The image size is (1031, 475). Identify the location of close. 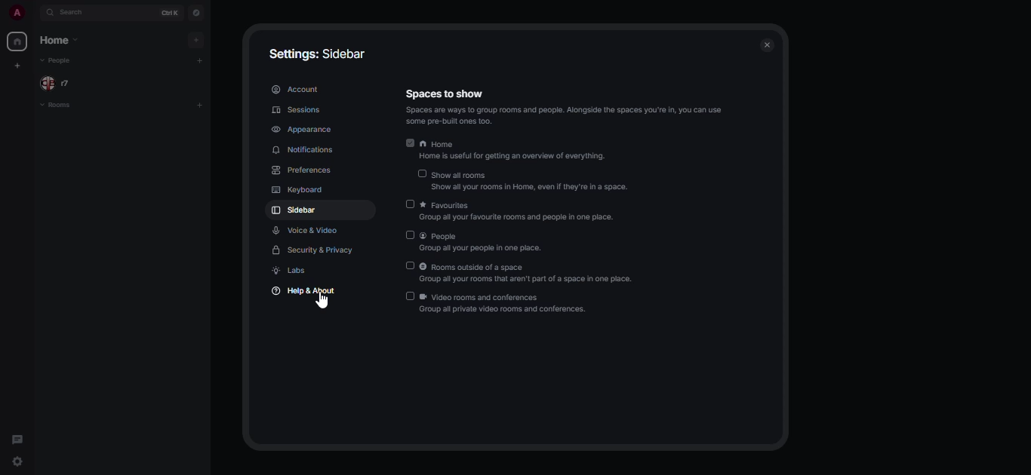
(765, 46).